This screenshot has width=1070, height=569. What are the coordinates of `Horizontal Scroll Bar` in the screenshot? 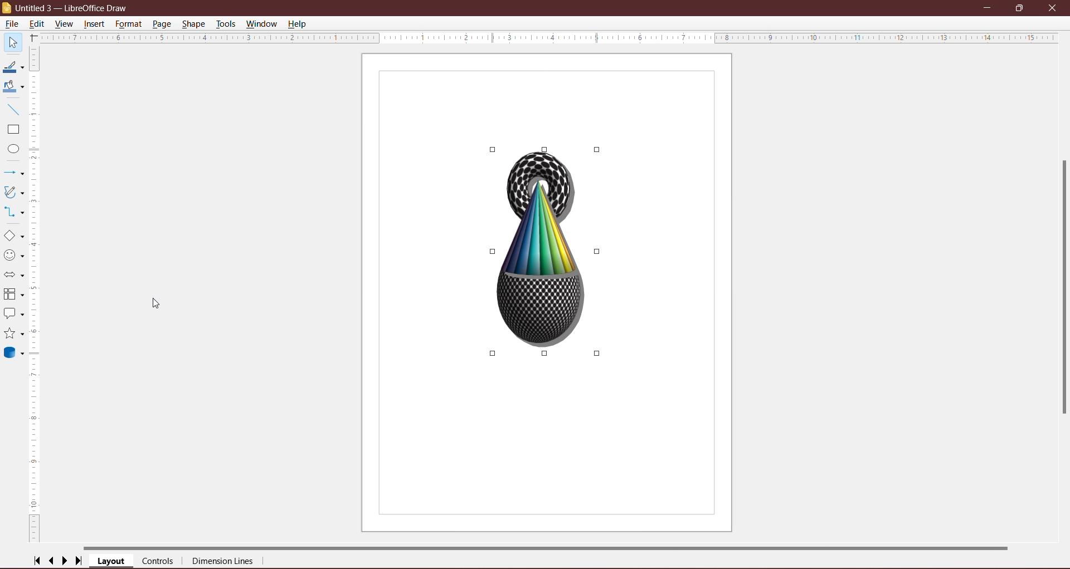 It's located at (549, 547).